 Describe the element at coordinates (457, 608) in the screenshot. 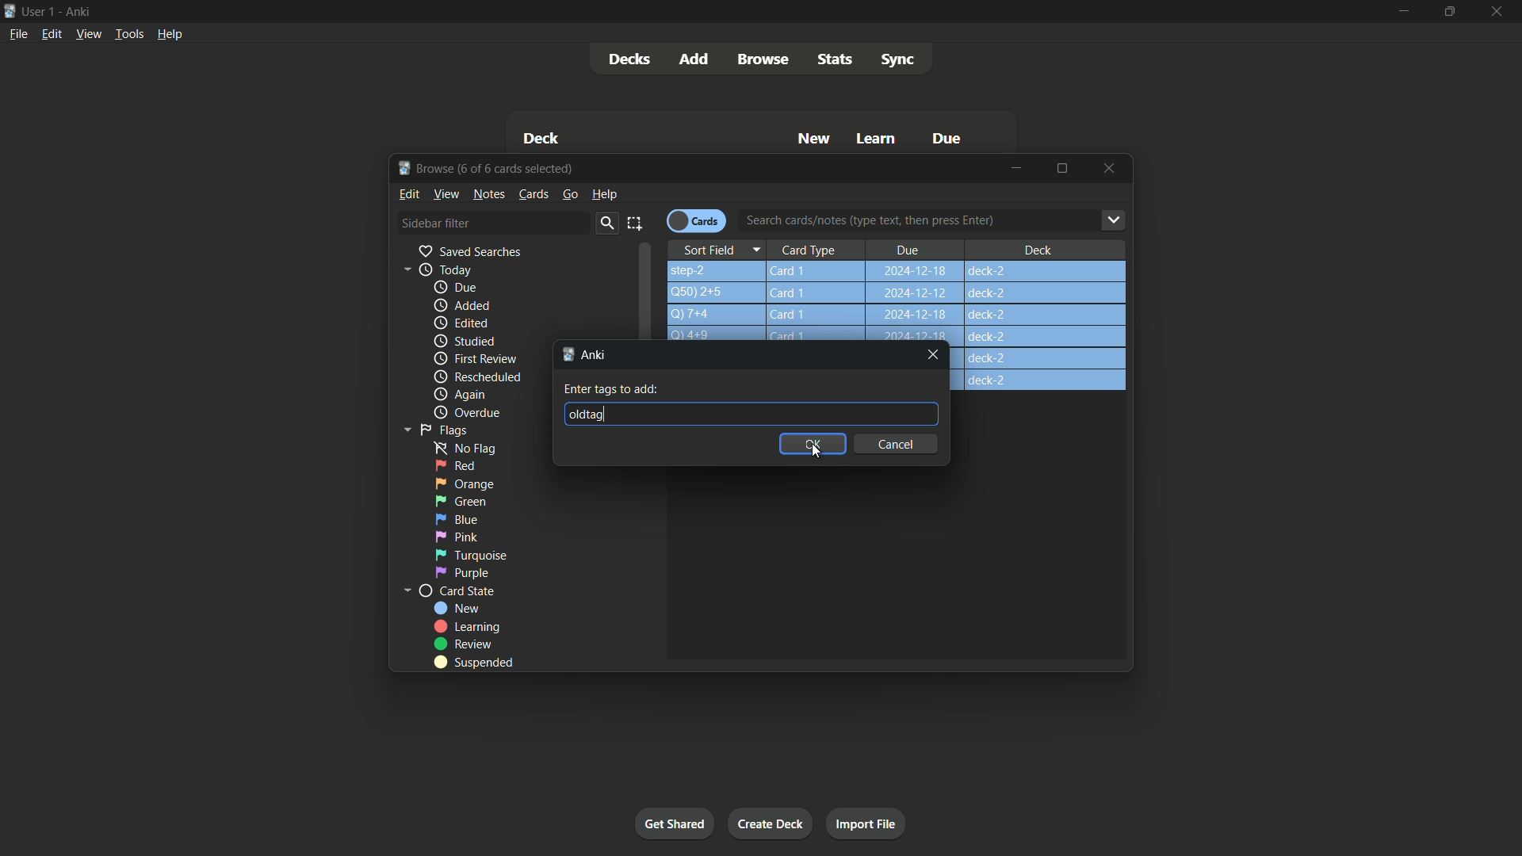

I see `new` at that location.